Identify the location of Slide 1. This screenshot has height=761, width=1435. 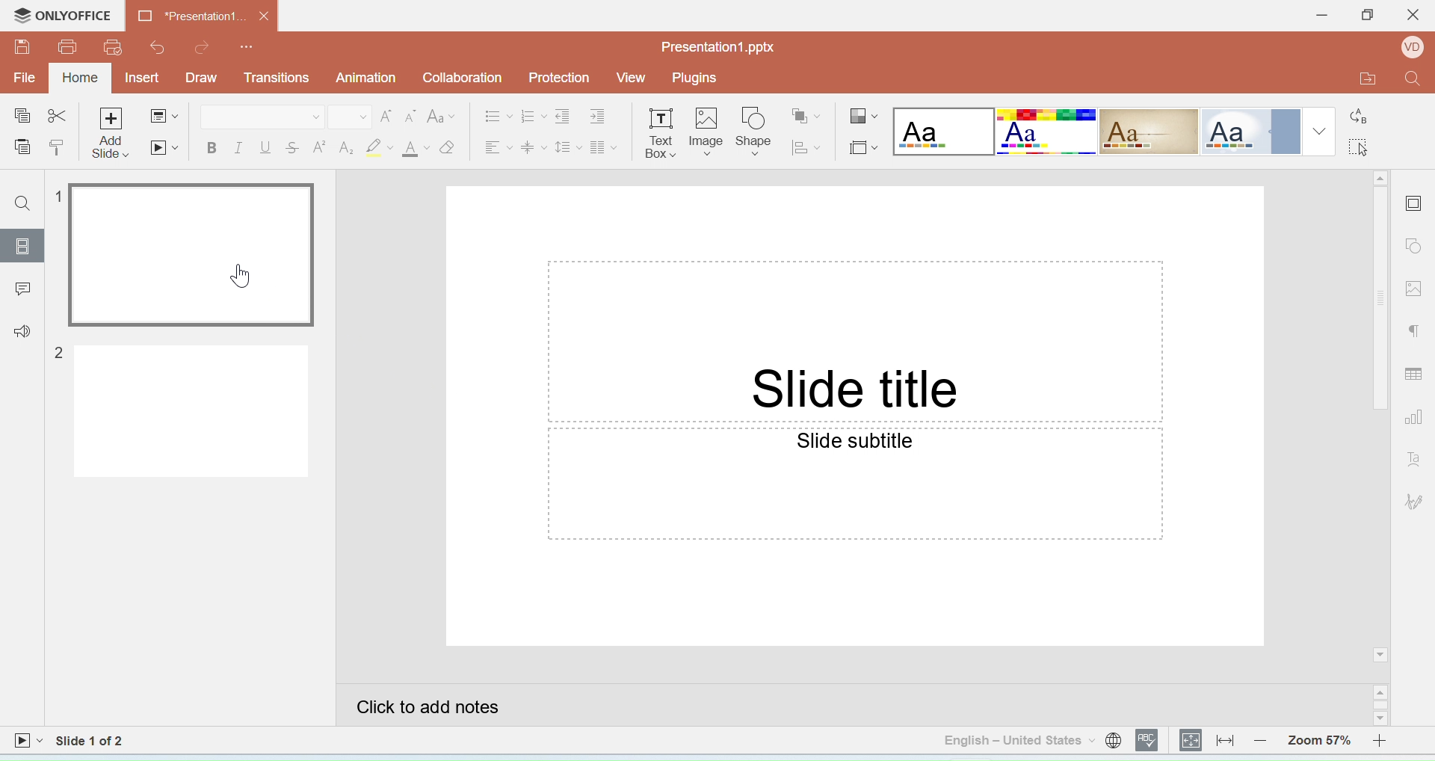
(182, 255).